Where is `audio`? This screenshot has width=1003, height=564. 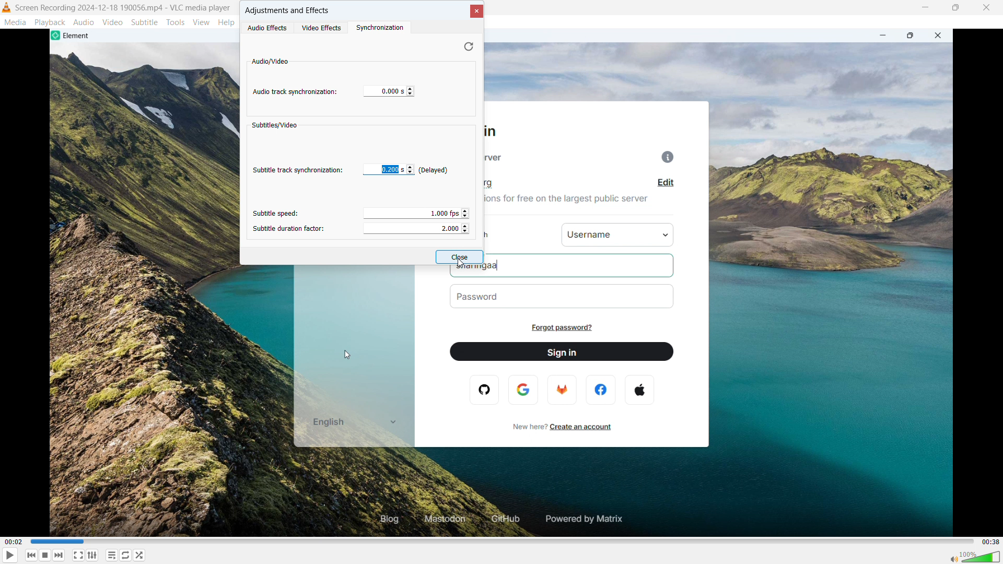 audio is located at coordinates (84, 22).